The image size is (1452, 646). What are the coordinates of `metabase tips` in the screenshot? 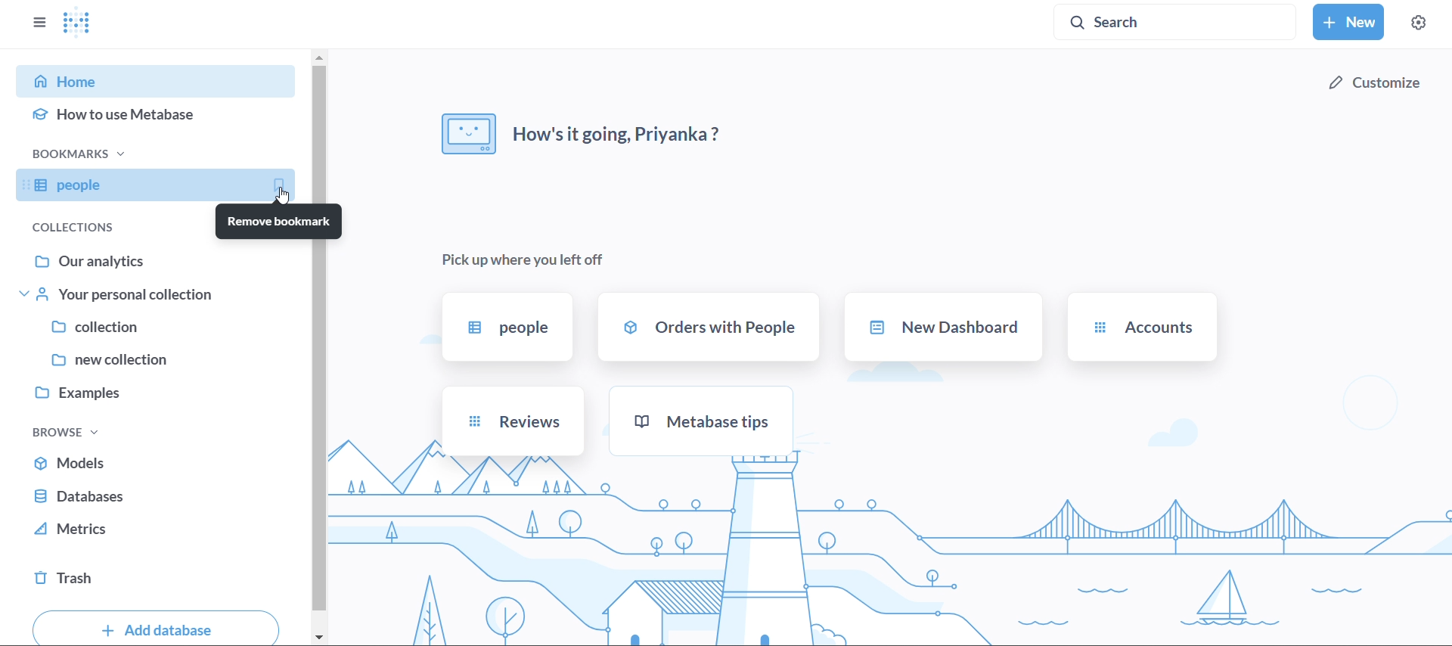 It's located at (700, 421).